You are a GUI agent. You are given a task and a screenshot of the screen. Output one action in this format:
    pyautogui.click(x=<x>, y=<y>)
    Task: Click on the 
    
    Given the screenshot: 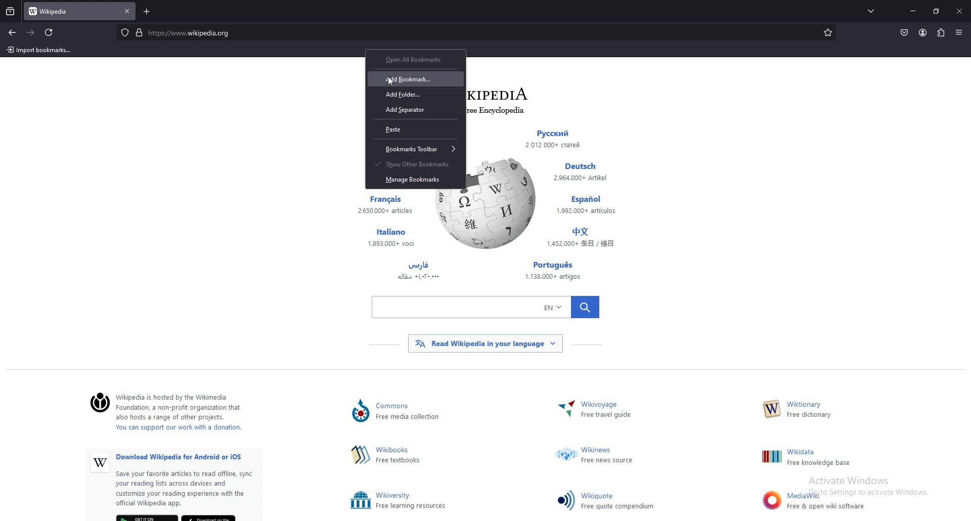 What is the action you would take?
    pyautogui.click(x=565, y=500)
    